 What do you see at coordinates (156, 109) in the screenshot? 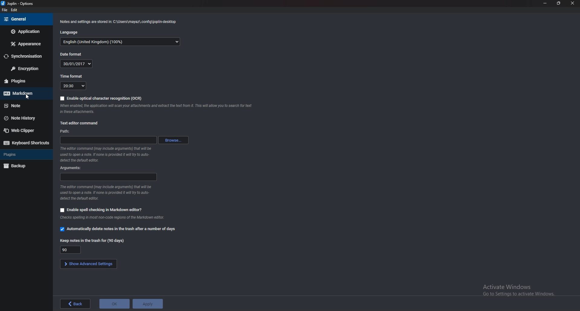
I see `Info on ocr` at bounding box center [156, 109].